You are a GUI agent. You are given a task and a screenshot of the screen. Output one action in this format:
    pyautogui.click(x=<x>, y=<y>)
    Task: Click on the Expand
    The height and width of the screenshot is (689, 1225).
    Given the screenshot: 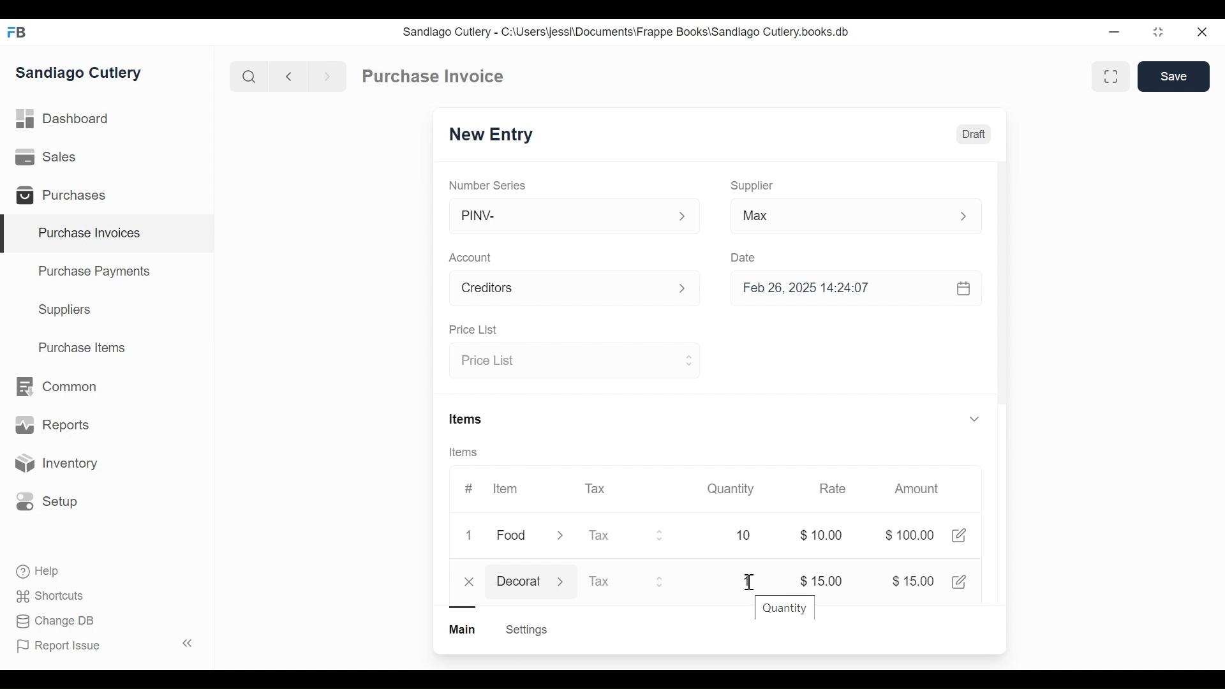 What is the action you would take?
    pyautogui.click(x=690, y=290)
    